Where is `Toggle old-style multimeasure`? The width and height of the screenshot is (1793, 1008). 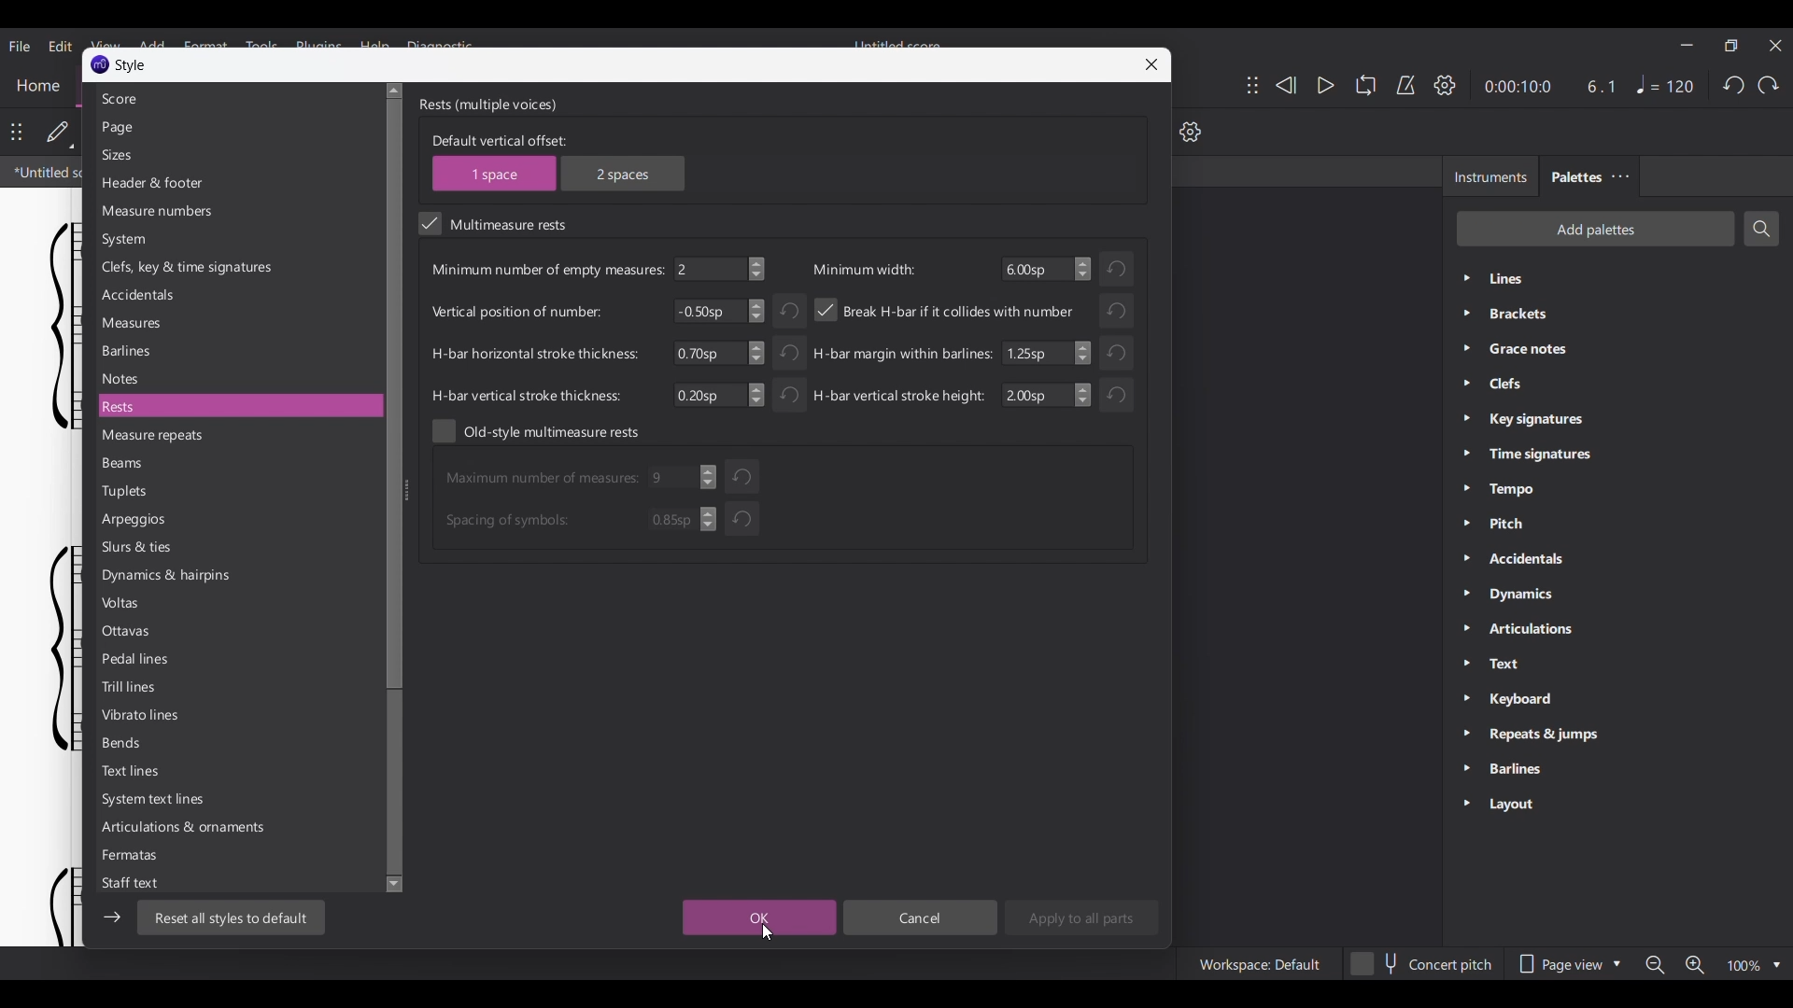
Toggle old-style multimeasure is located at coordinates (535, 431).